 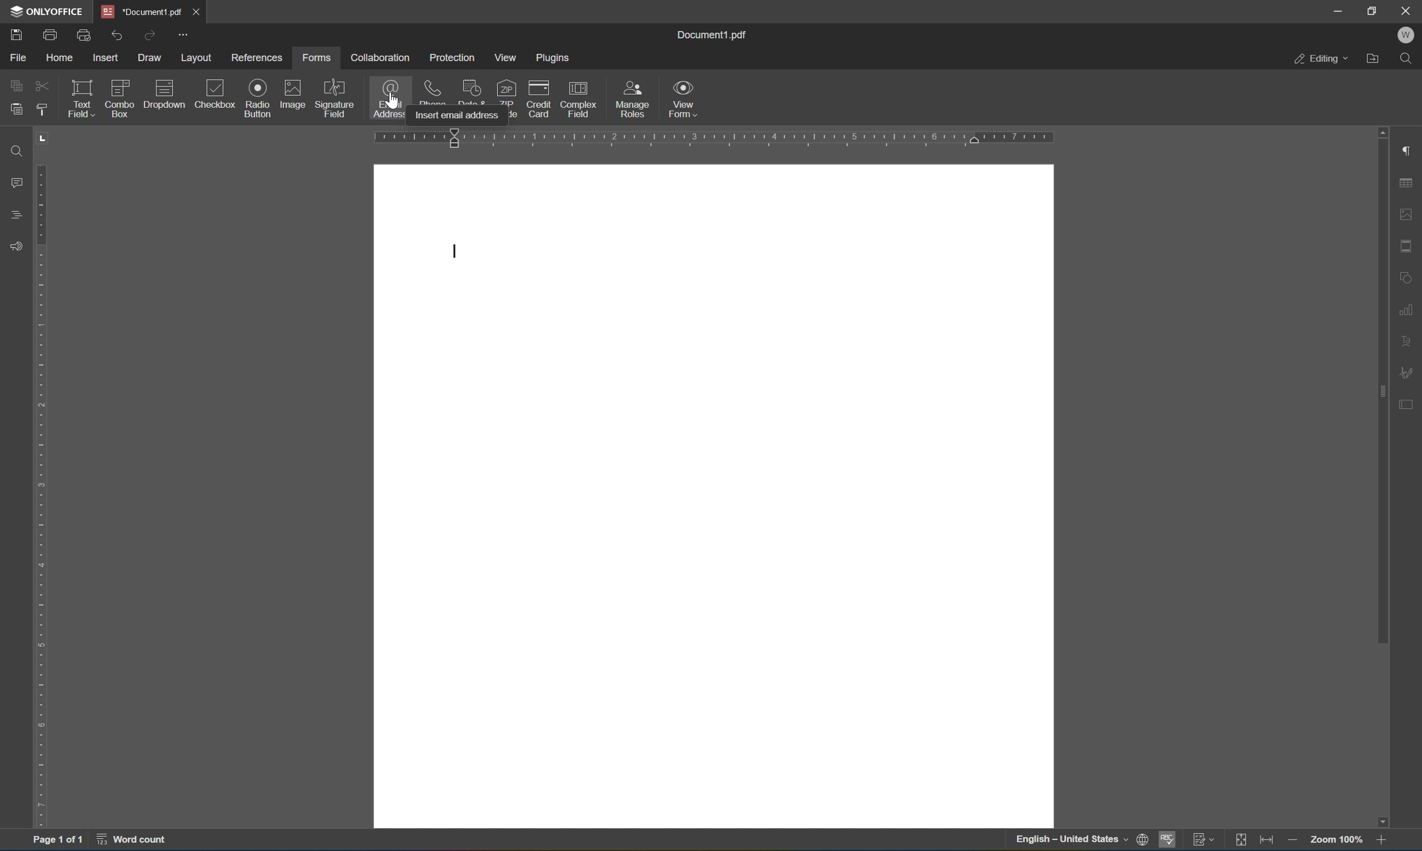 I want to click on fit to width, so click(x=1268, y=842).